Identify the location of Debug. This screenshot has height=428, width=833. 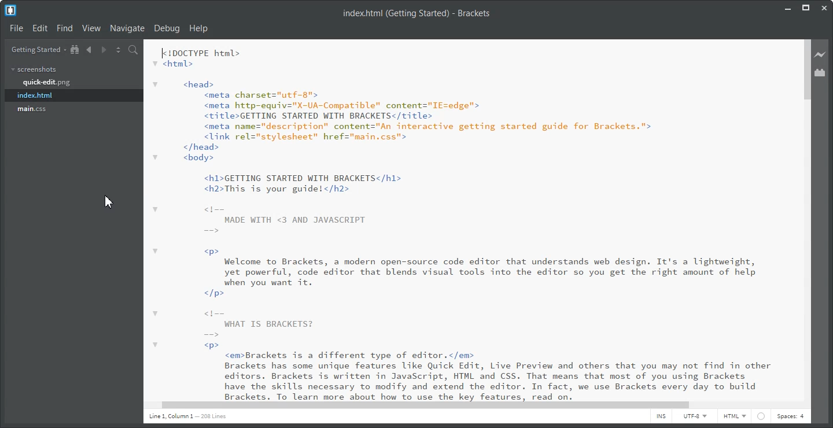
(167, 29).